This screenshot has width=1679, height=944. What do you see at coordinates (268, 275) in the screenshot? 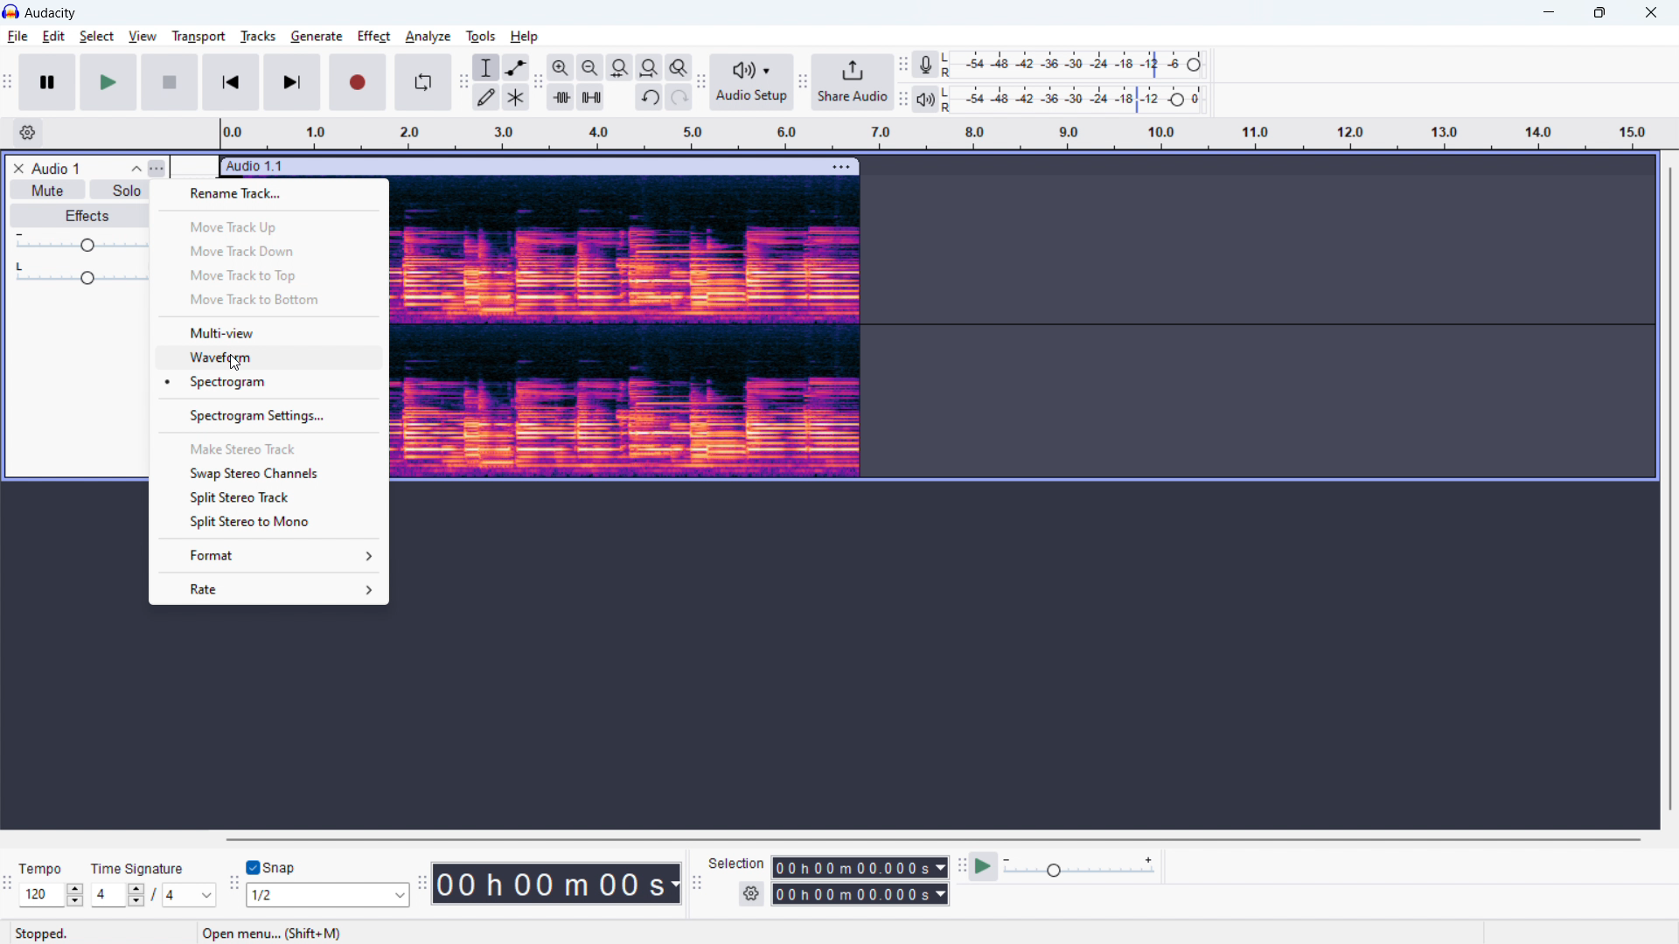
I see `move track to top` at bounding box center [268, 275].